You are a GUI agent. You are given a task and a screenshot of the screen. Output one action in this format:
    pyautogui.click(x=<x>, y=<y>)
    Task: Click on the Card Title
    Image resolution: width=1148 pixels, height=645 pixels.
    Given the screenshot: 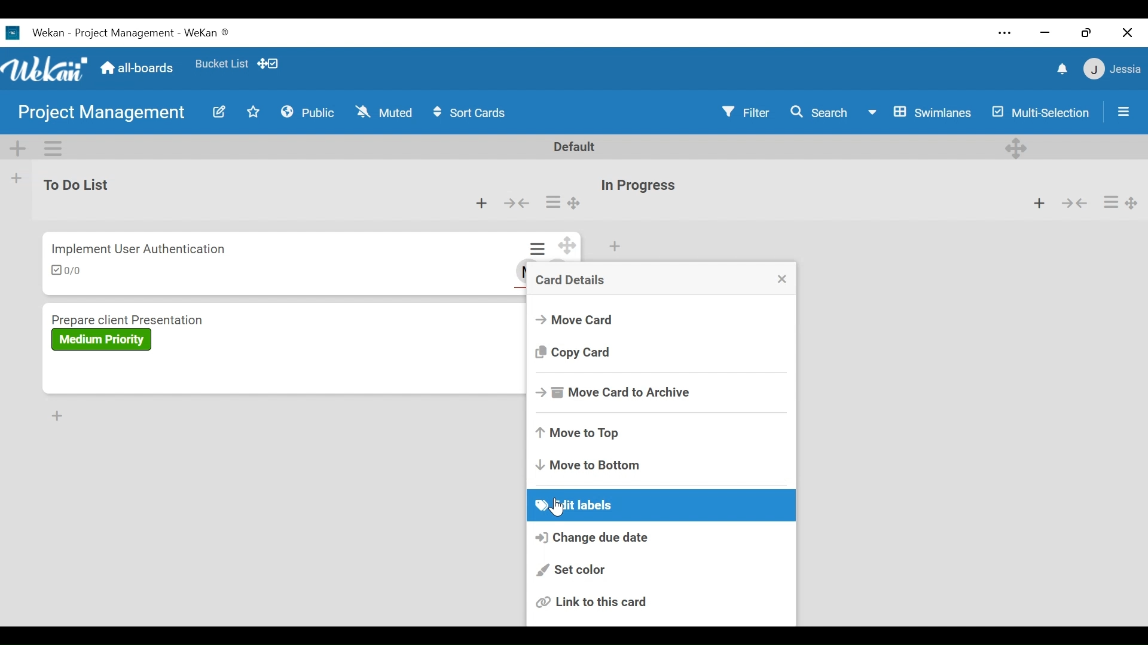 What is the action you would take?
    pyautogui.click(x=132, y=317)
    